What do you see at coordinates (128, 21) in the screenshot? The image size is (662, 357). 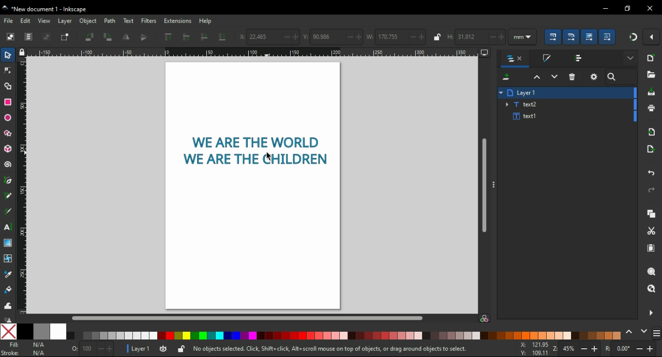 I see `text` at bounding box center [128, 21].